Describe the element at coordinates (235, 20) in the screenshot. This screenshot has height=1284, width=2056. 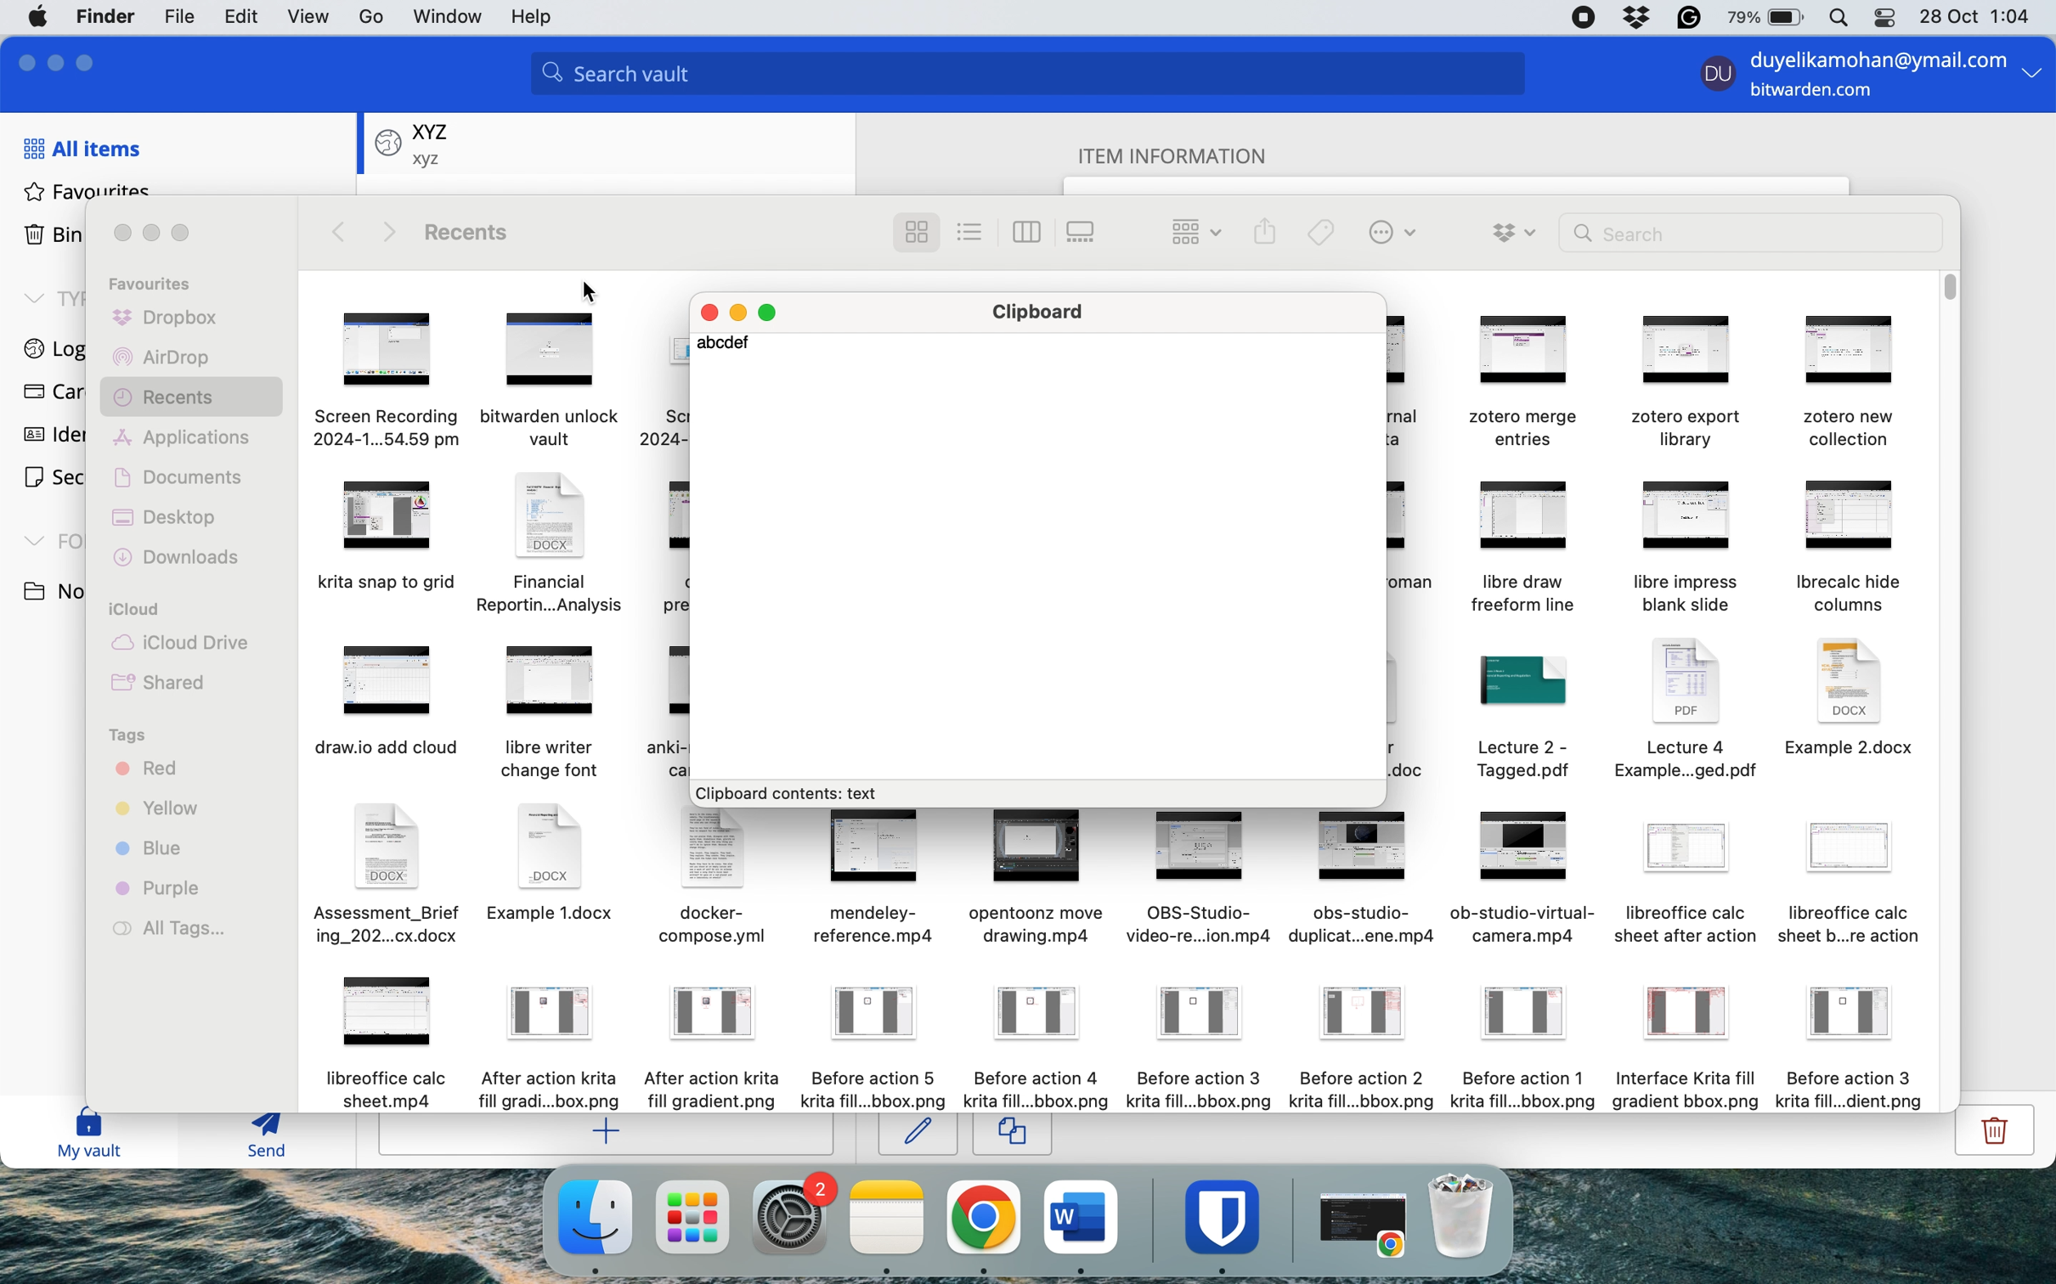
I see `edit` at that location.